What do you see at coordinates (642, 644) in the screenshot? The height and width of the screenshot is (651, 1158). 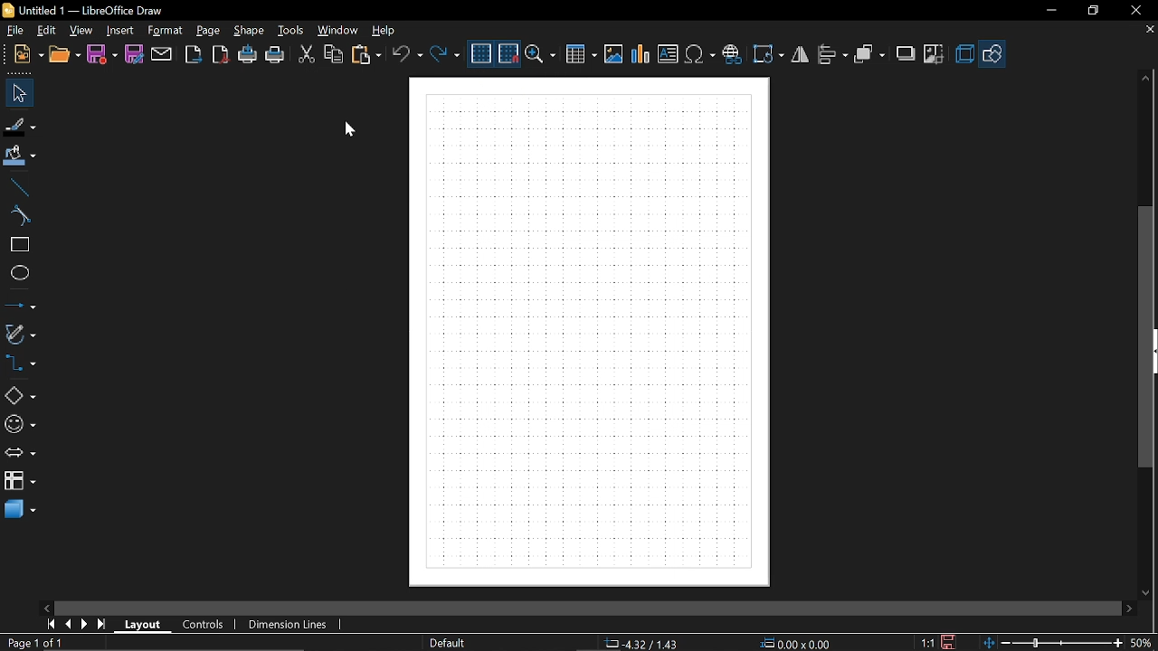 I see `co-ordinates` at bounding box center [642, 644].